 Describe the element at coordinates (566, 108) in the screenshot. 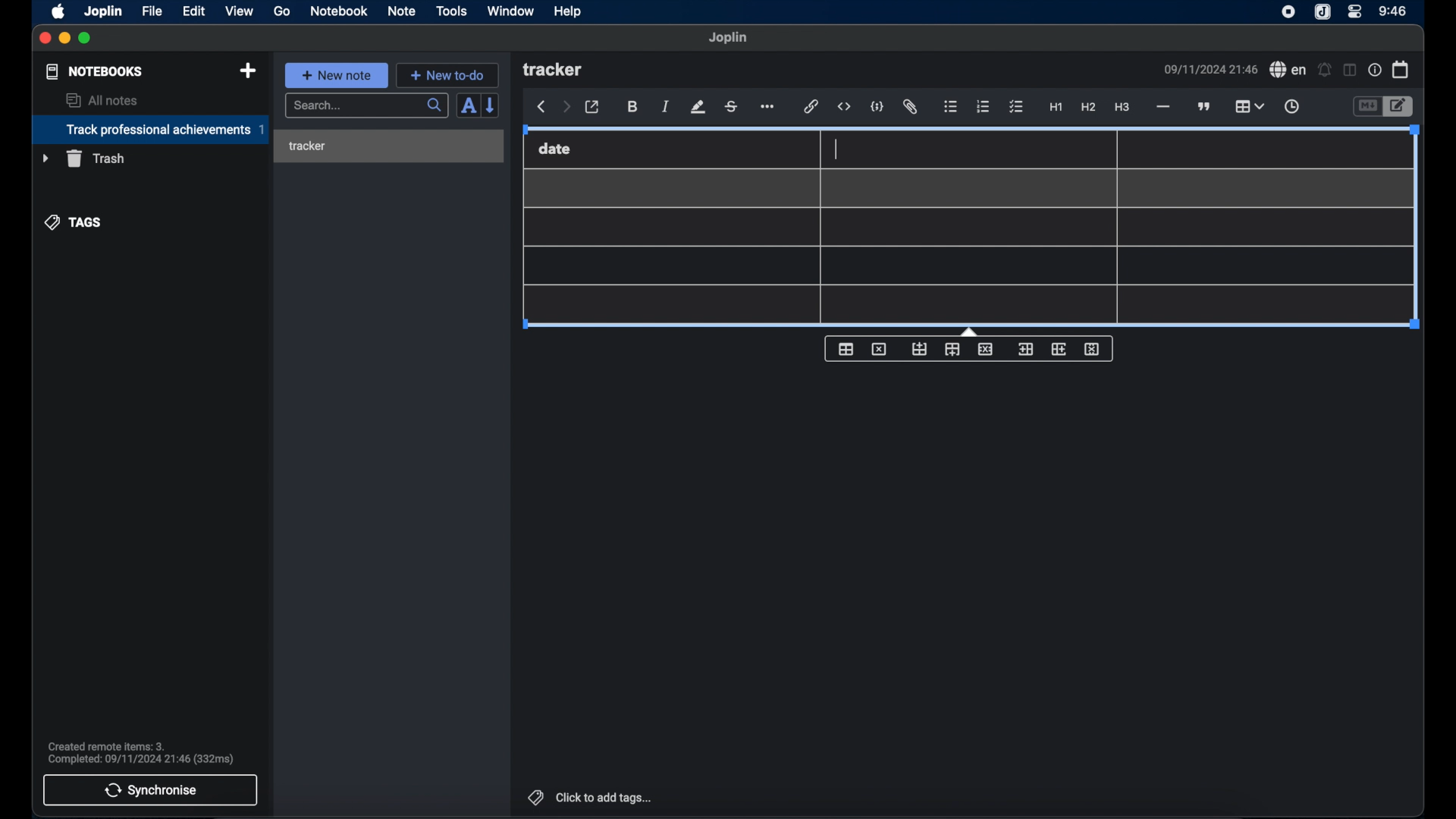

I see `forward` at that location.